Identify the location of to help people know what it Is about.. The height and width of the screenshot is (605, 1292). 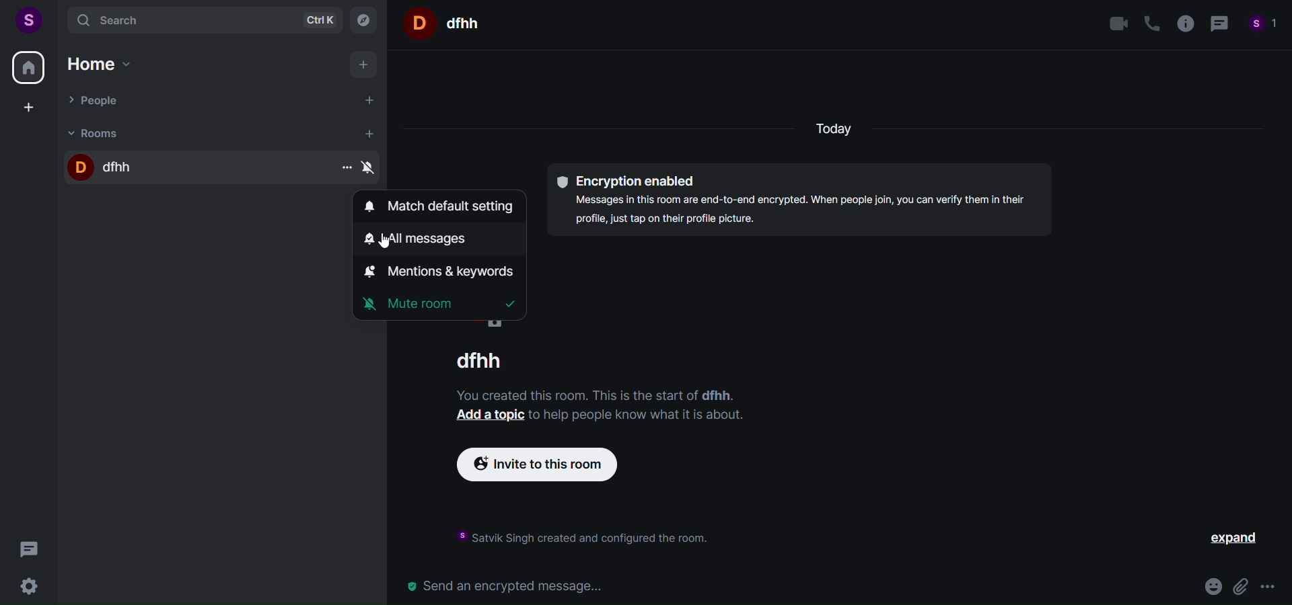
(639, 415).